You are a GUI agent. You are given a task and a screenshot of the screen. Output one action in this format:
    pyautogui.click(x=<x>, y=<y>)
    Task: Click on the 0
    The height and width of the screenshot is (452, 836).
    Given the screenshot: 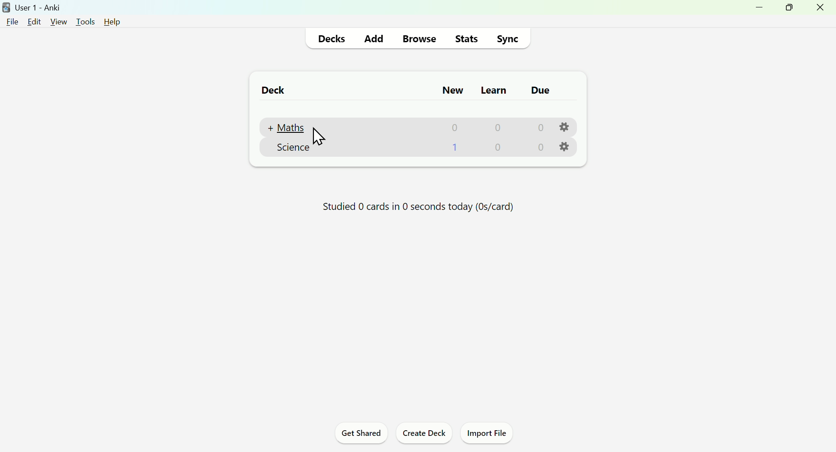 What is the action you would take?
    pyautogui.click(x=454, y=148)
    